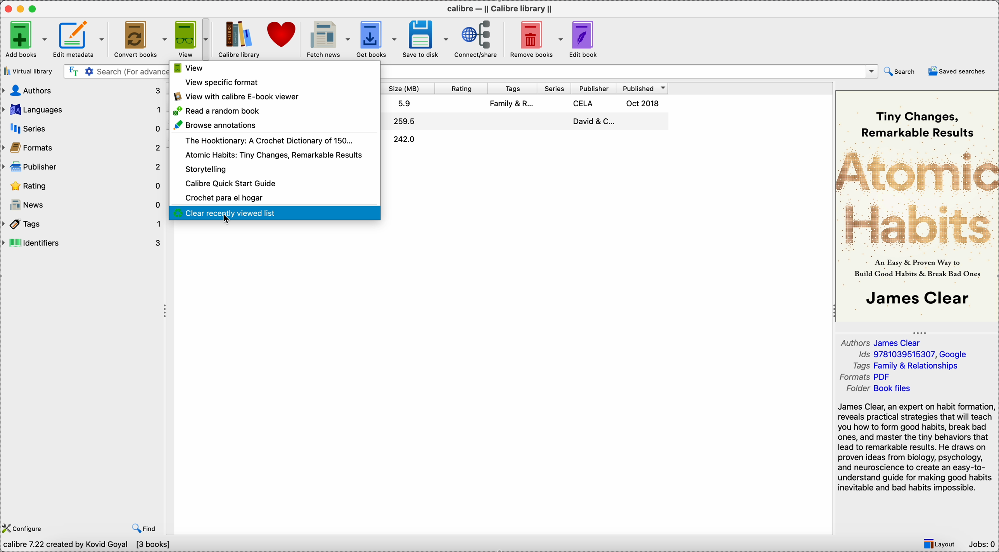  What do you see at coordinates (273, 156) in the screenshot?
I see `Atomic Habits: Tiny Charges, Remarkable Results` at bounding box center [273, 156].